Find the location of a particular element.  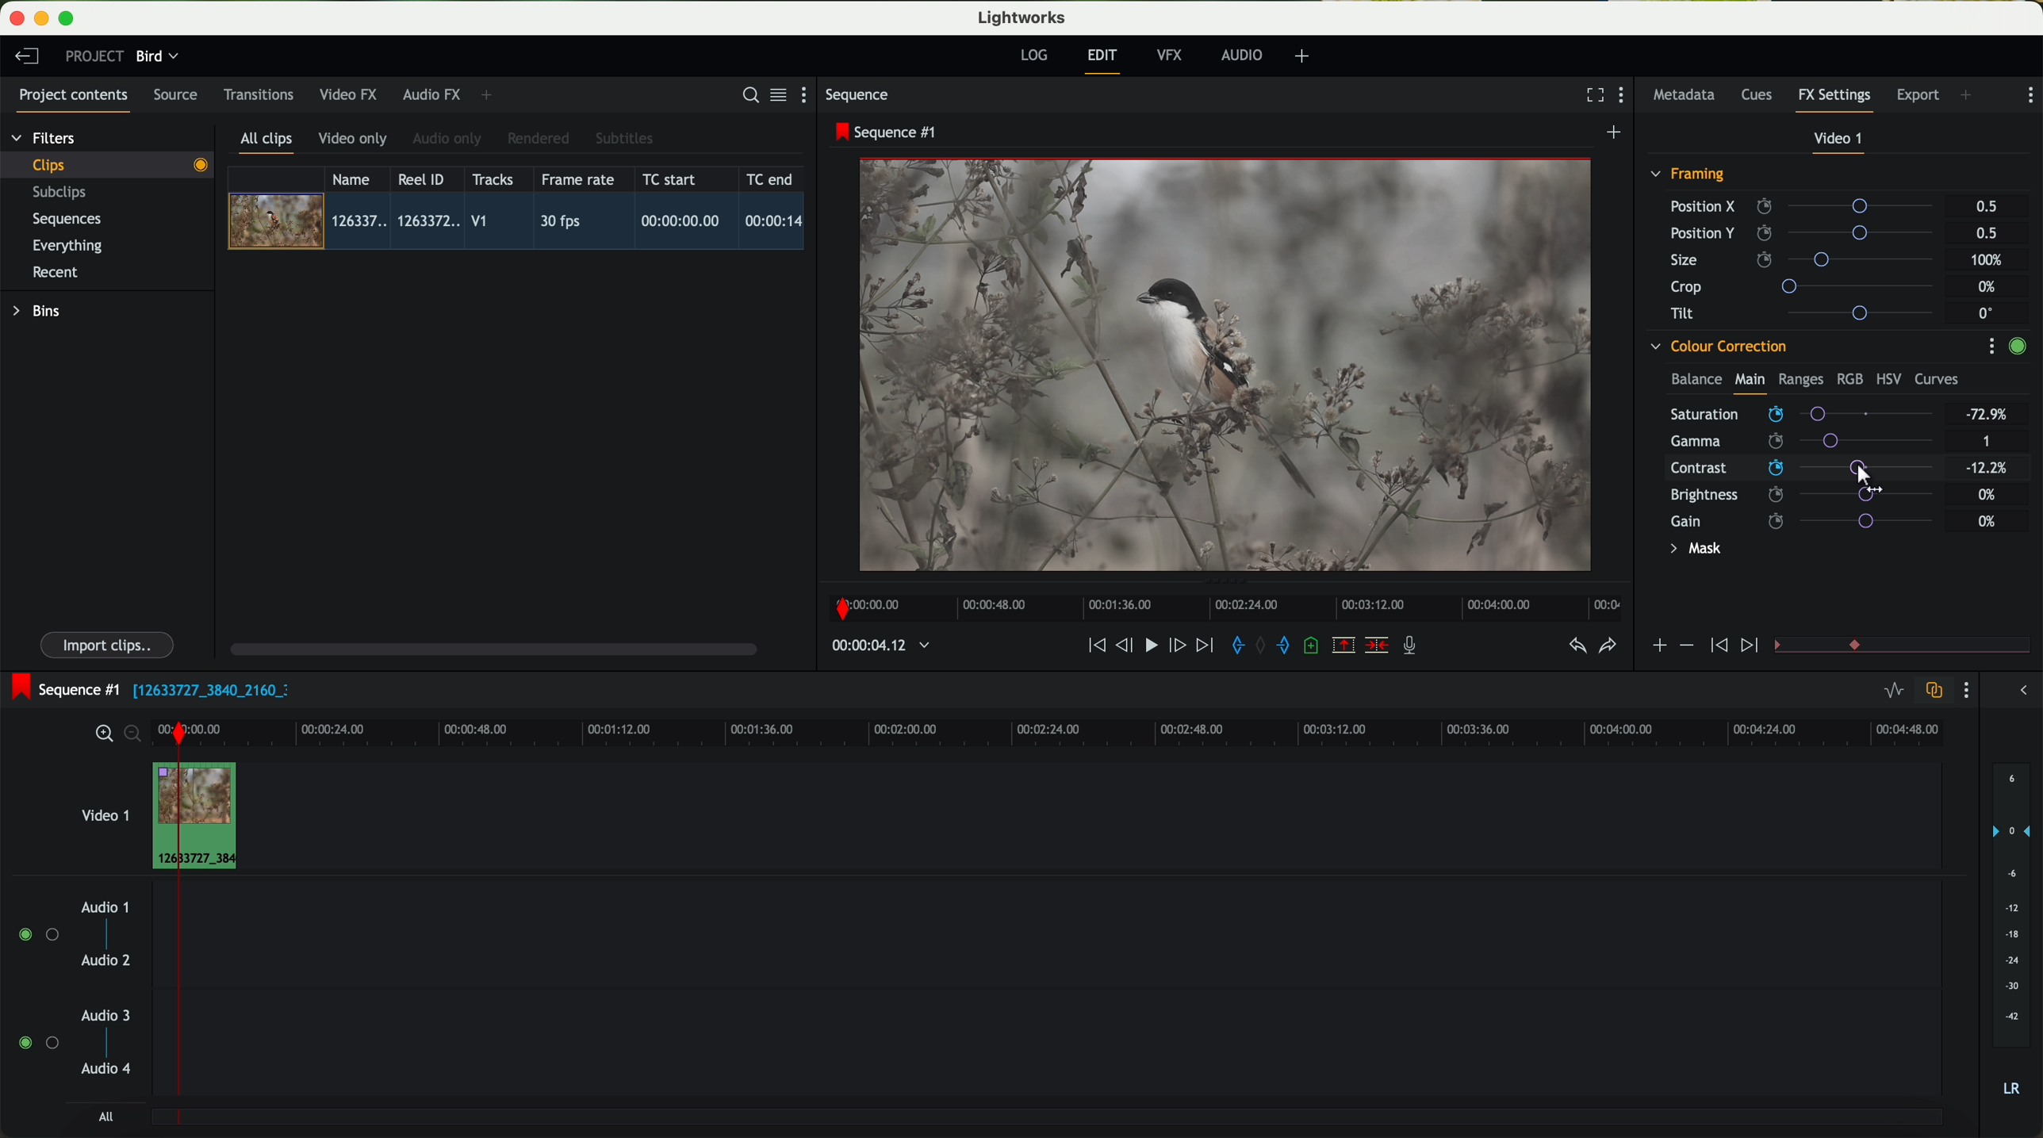

73.8% is located at coordinates (1987, 415).